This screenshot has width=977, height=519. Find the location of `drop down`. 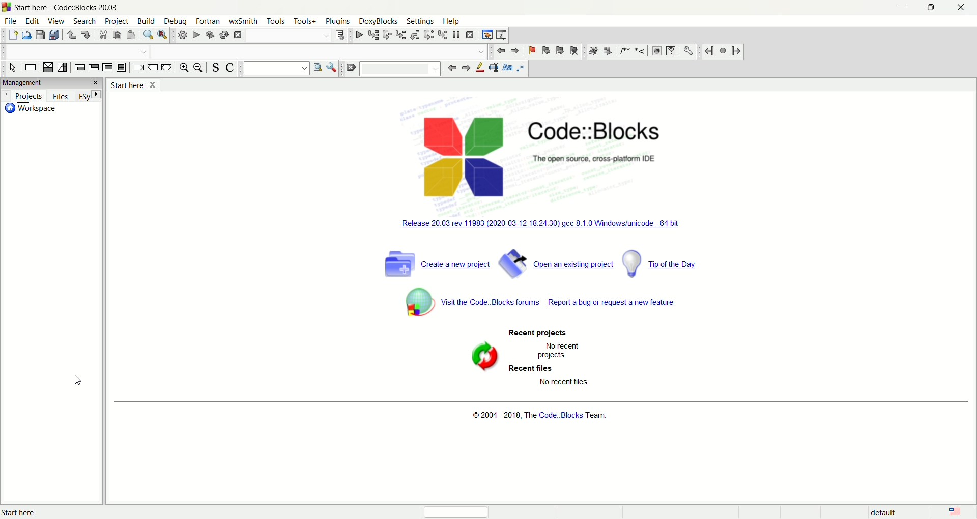

drop down is located at coordinates (77, 52).